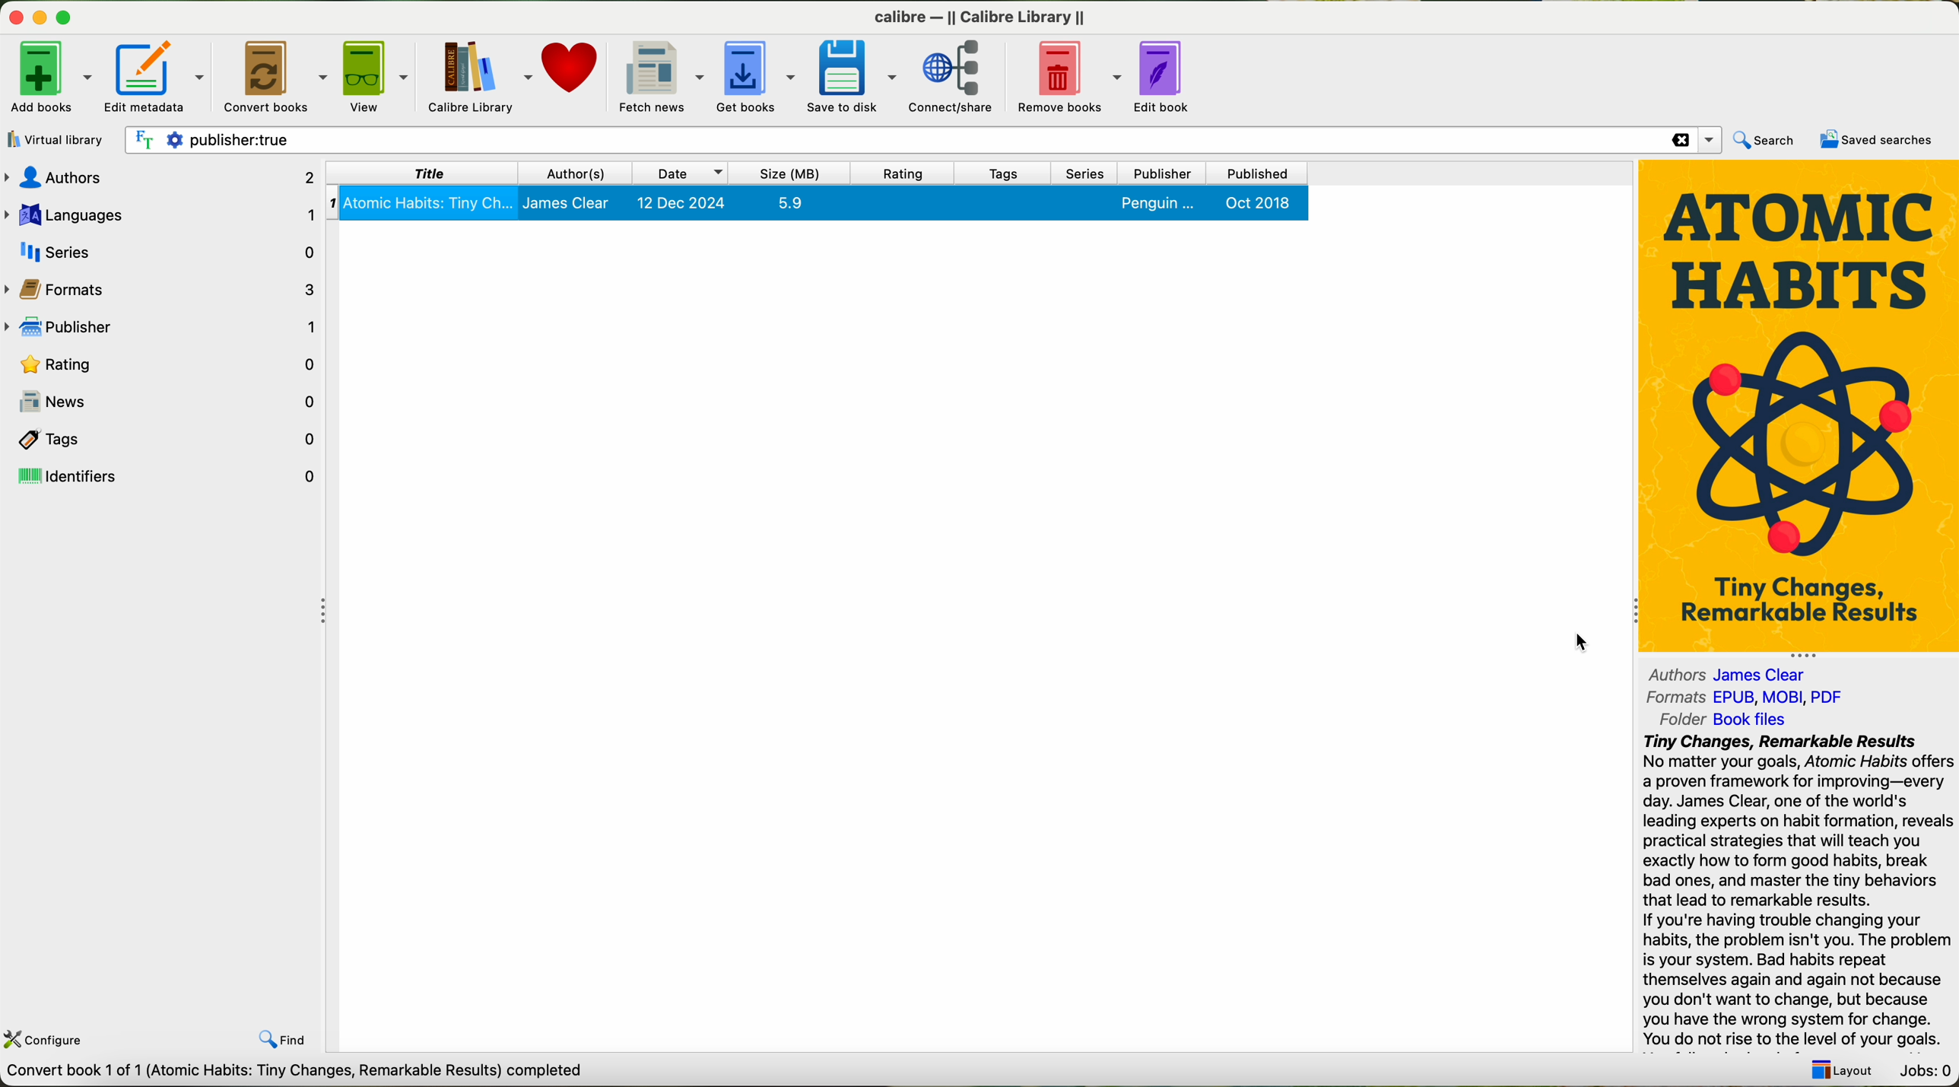 The width and height of the screenshot is (1959, 1087). Describe the element at coordinates (275, 78) in the screenshot. I see `click on convert books` at that location.